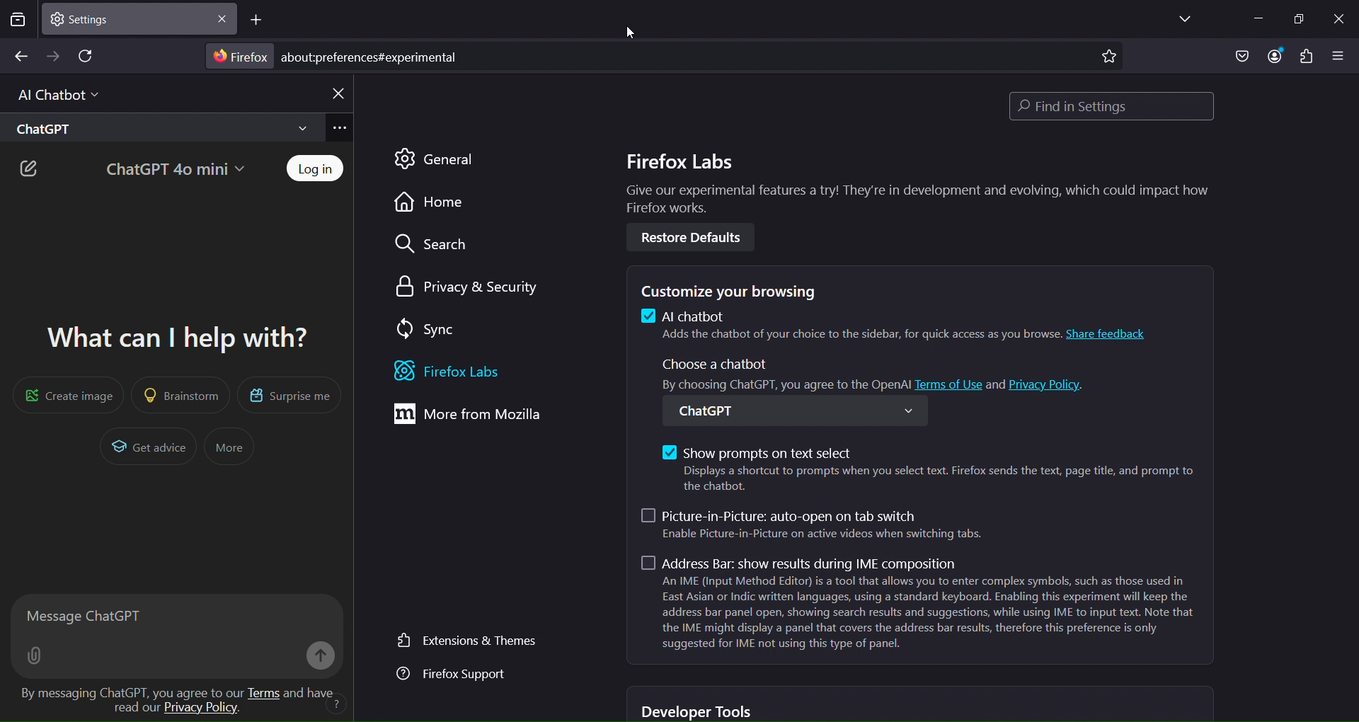 This screenshot has height=722, width=1359. What do you see at coordinates (55, 56) in the screenshot?
I see `go forward one page` at bounding box center [55, 56].